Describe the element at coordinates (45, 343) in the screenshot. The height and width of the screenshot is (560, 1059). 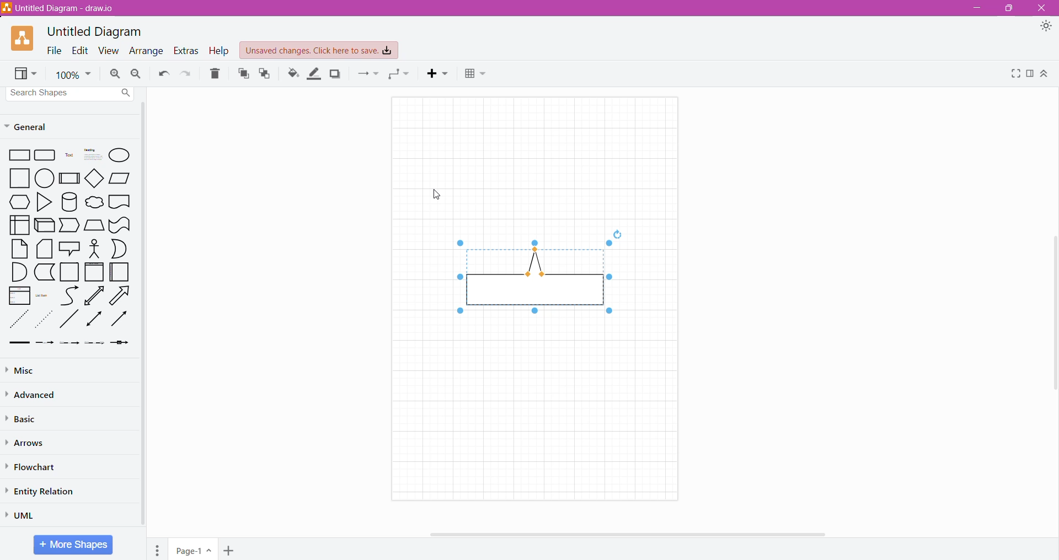
I see `Dashed Arrow` at that location.